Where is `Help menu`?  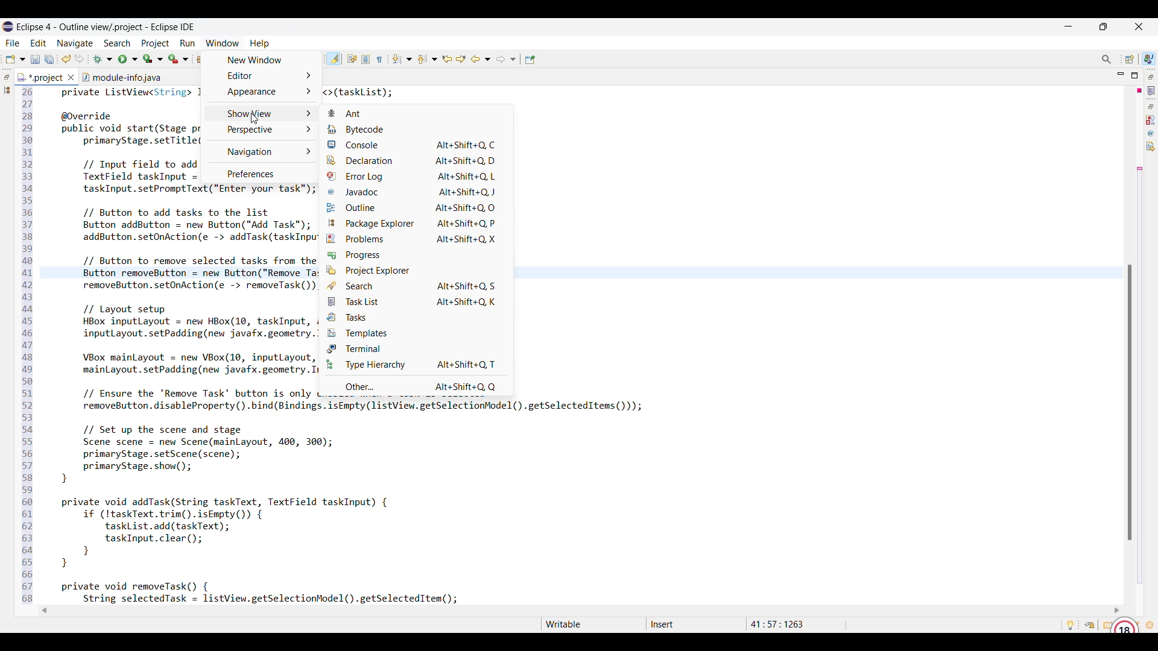
Help menu is located at coordinates (260, 44).